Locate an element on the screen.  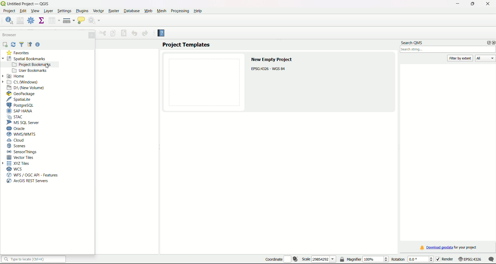
Processing is located at coordinates (180, 11).